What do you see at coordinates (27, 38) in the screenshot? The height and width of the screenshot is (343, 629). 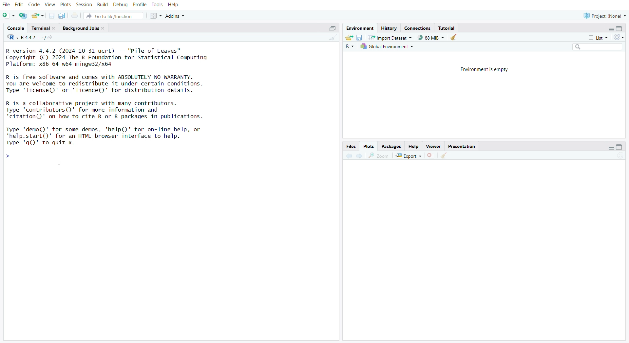 I see `R 4.4.2` at bounding box center [27, 38].